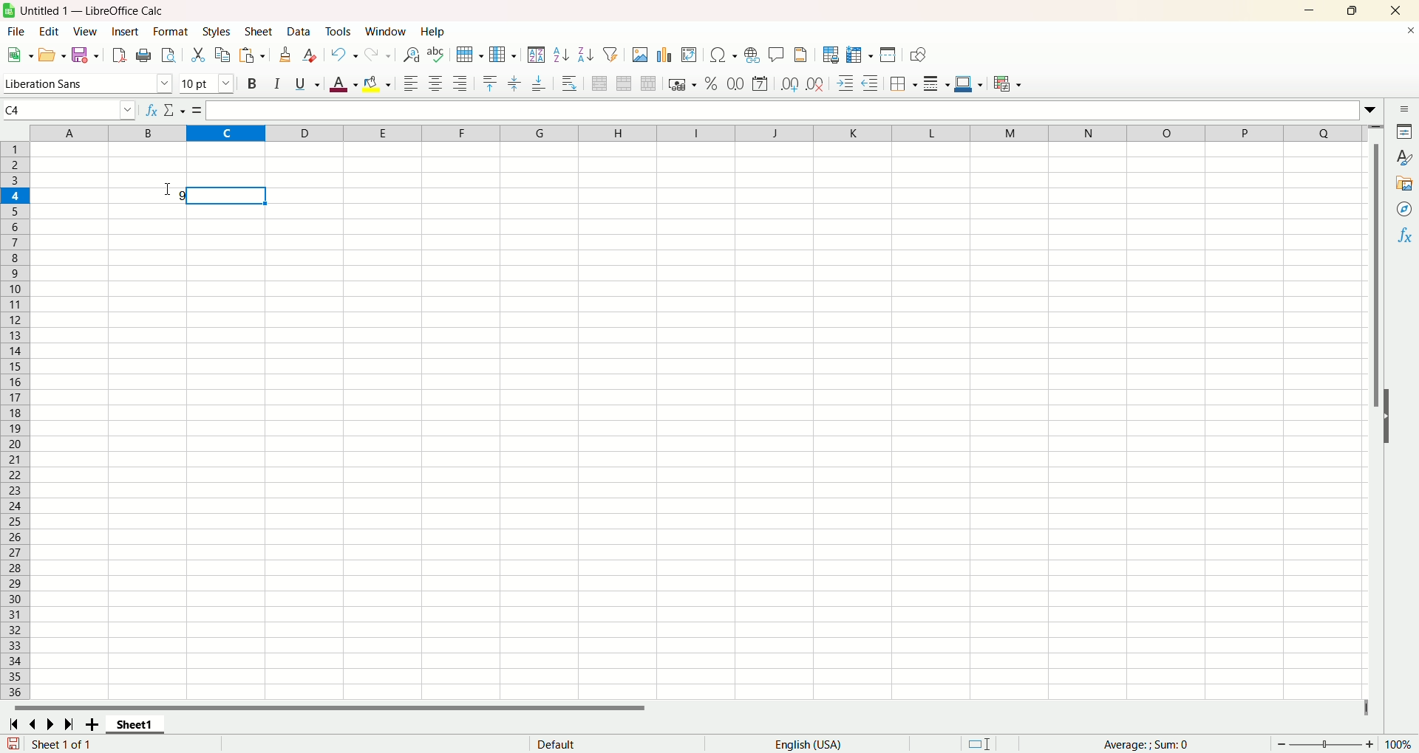  Describe the element at coordinates (387, 32) in the screenshot. I see `window` at that location.